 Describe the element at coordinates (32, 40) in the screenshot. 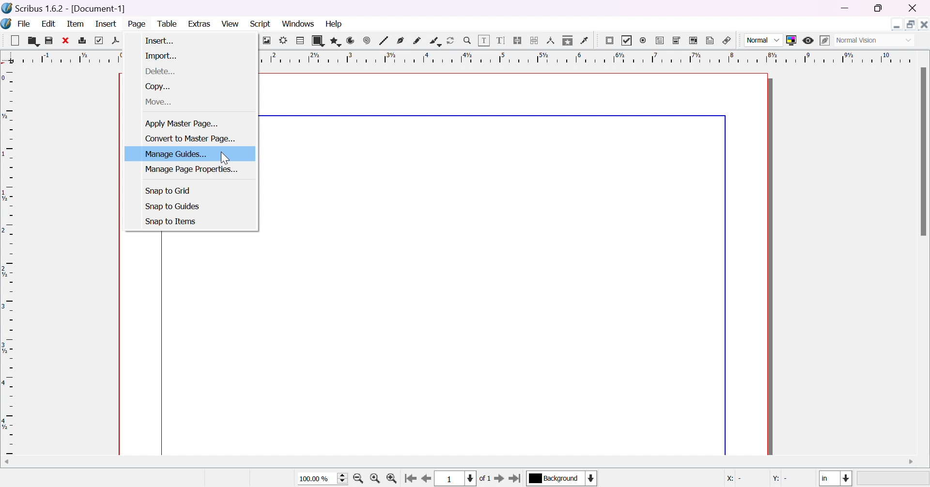

I see `open` at that location.